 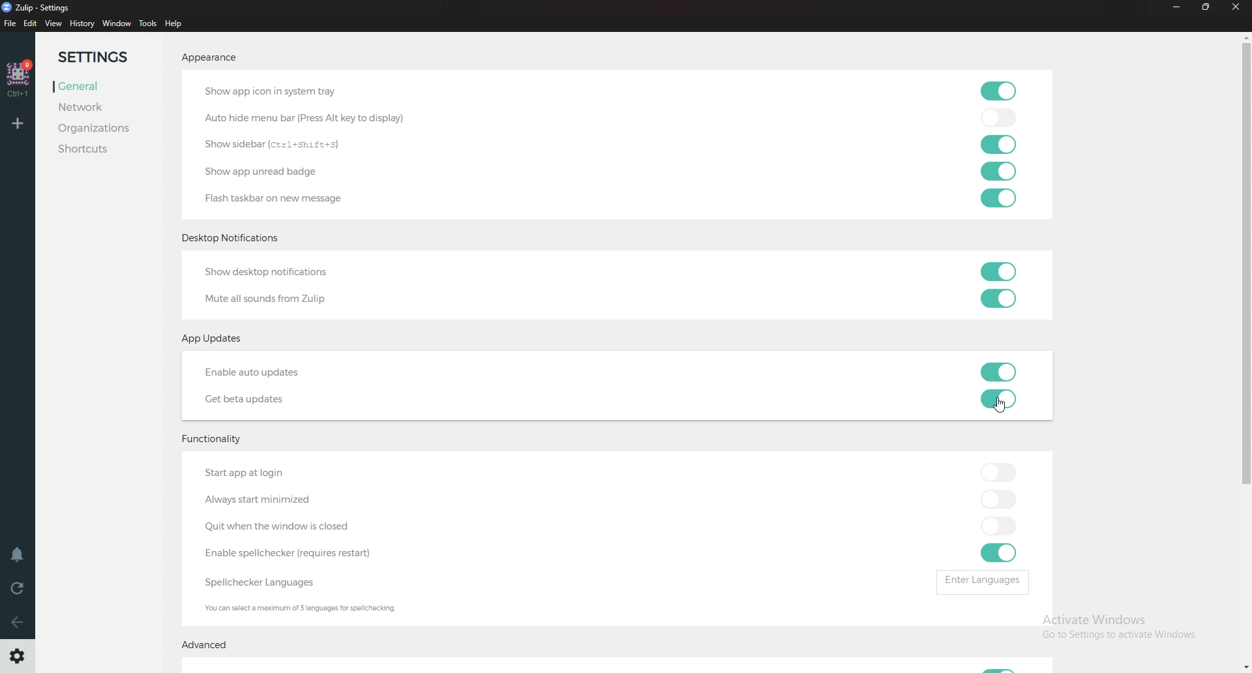 I want to click on desktop notifications, so click(x=239, y=237).